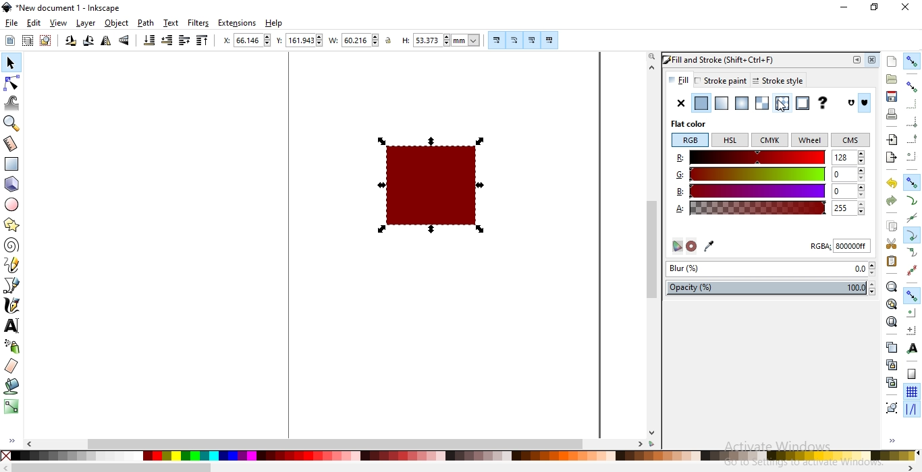 The height and width of the screenshot is (472, 922). Describe the element at coordinates (873, 6) in the screenshot. I see `restore down` at that location.